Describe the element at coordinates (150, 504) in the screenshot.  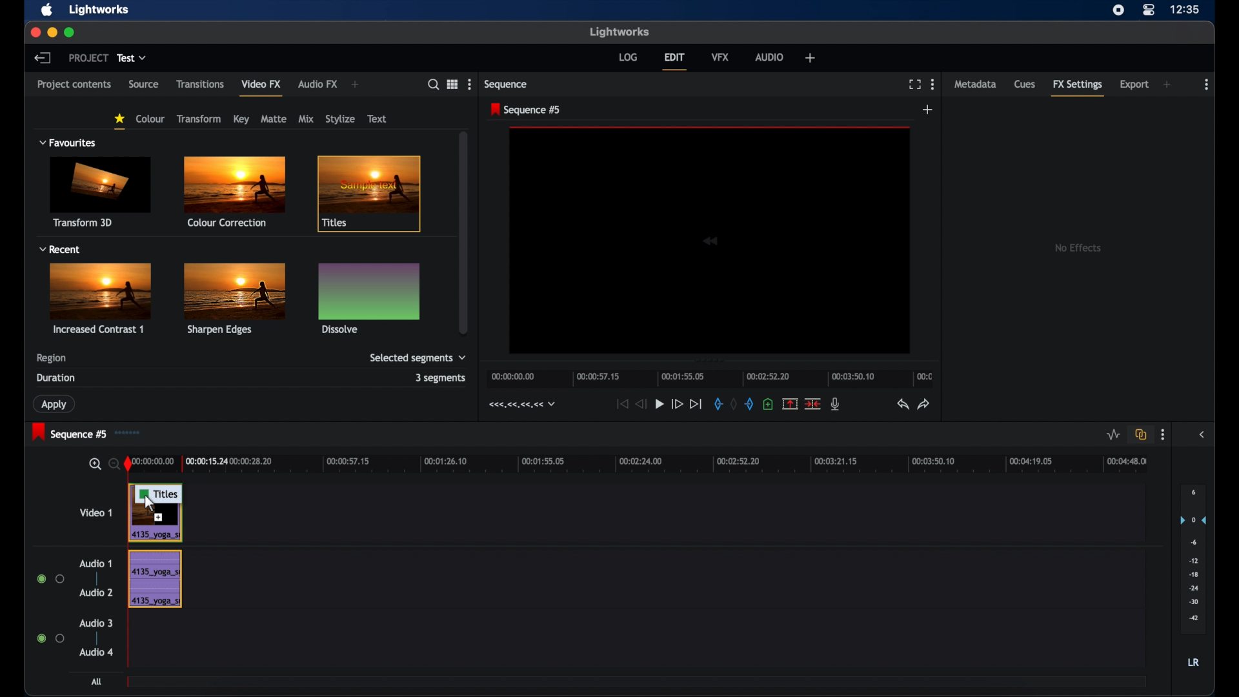
I see `cursor` at that location.